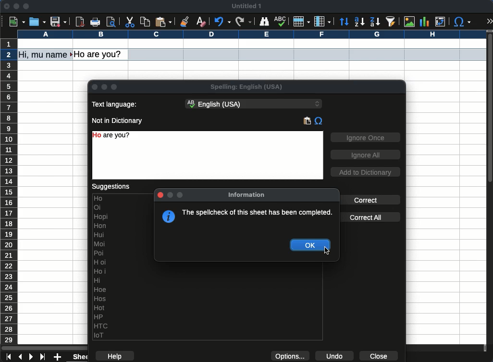 The image size is (493, 362). I want to click on close, so click(380, 356).